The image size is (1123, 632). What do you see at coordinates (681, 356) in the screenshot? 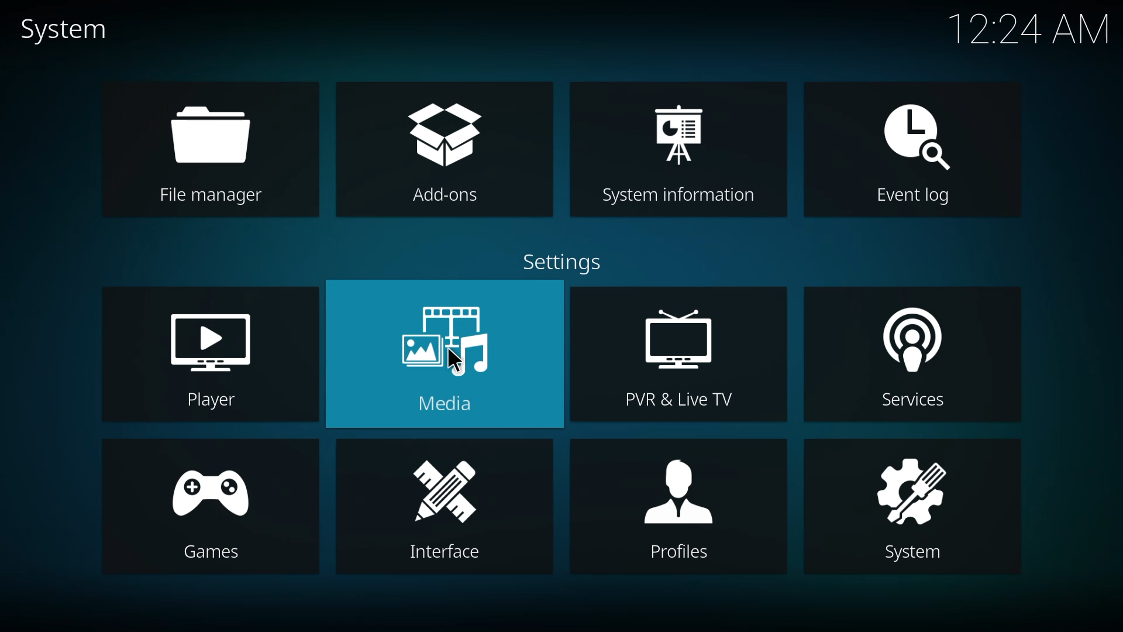
I see `pvr & live tv` at bounding box center [681, 356].